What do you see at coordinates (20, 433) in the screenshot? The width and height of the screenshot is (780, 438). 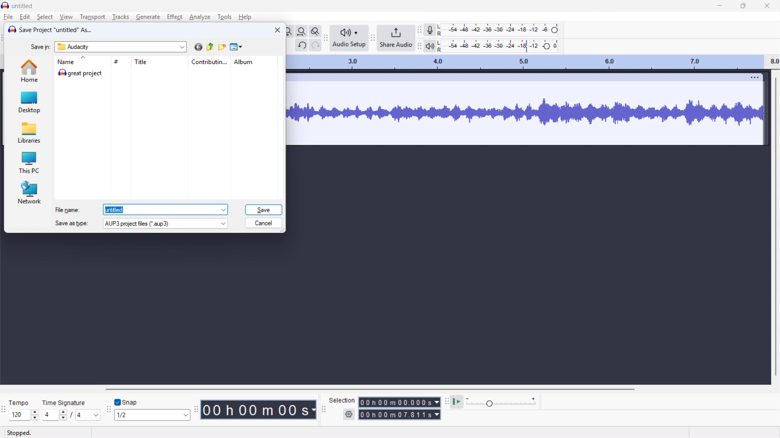 I see `stopped` at bounding box center [20, 433].